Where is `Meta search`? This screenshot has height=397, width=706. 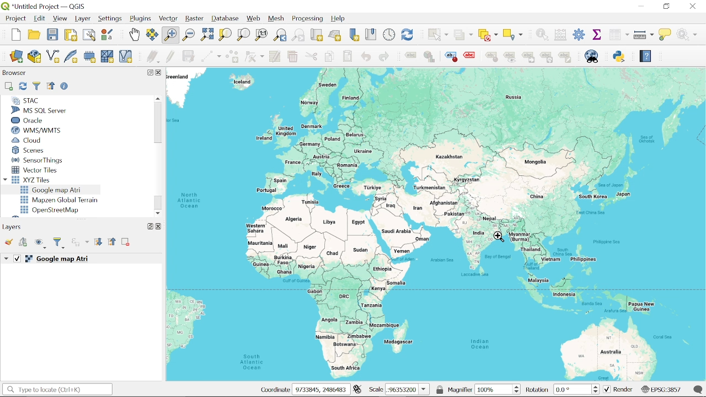
Meta search is located at coordinates (592, 56).